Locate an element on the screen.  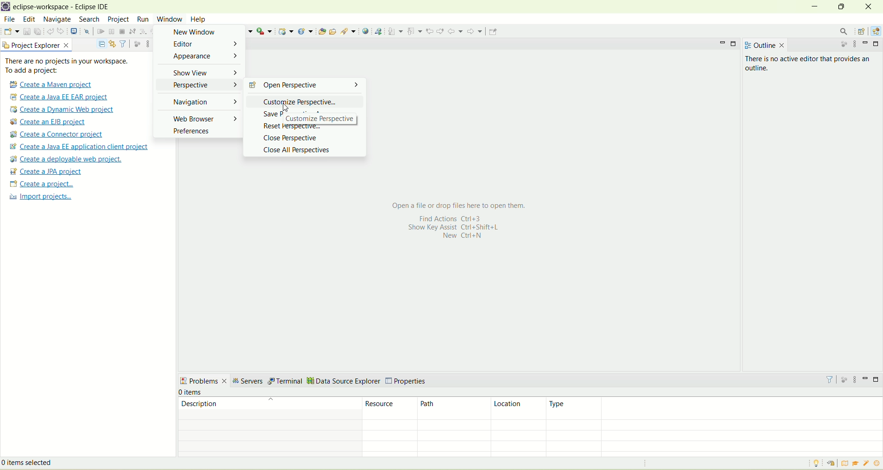
filter is located at coordinates (123, 44).